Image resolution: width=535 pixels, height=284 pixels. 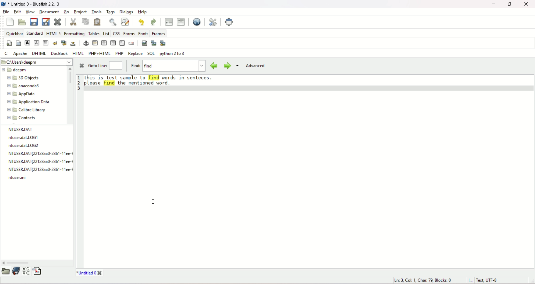 I want to click on STANDARD, so click(x=35, y=33).